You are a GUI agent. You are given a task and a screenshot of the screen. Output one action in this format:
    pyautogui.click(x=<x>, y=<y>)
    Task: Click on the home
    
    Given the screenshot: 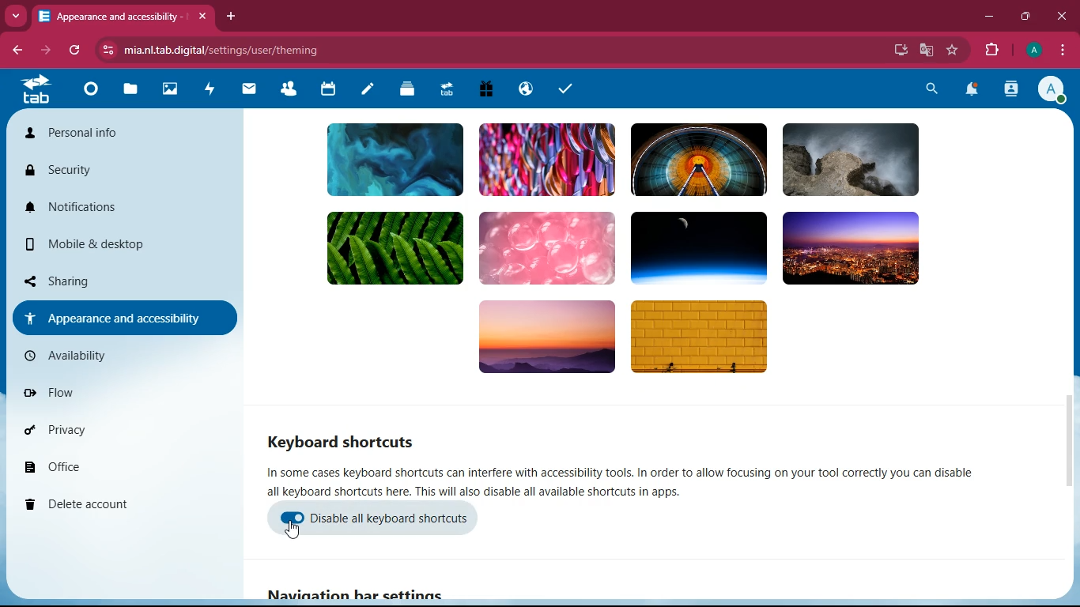 What is the action you would take?
    pyautogui.click(x=91, y=96)
    